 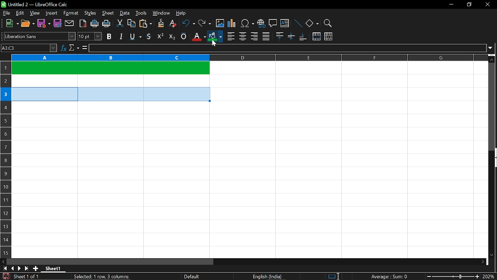 What do you see at coordinates (184, 37) in the screenshot?
I see `overline` at bounding box center [184, 37].